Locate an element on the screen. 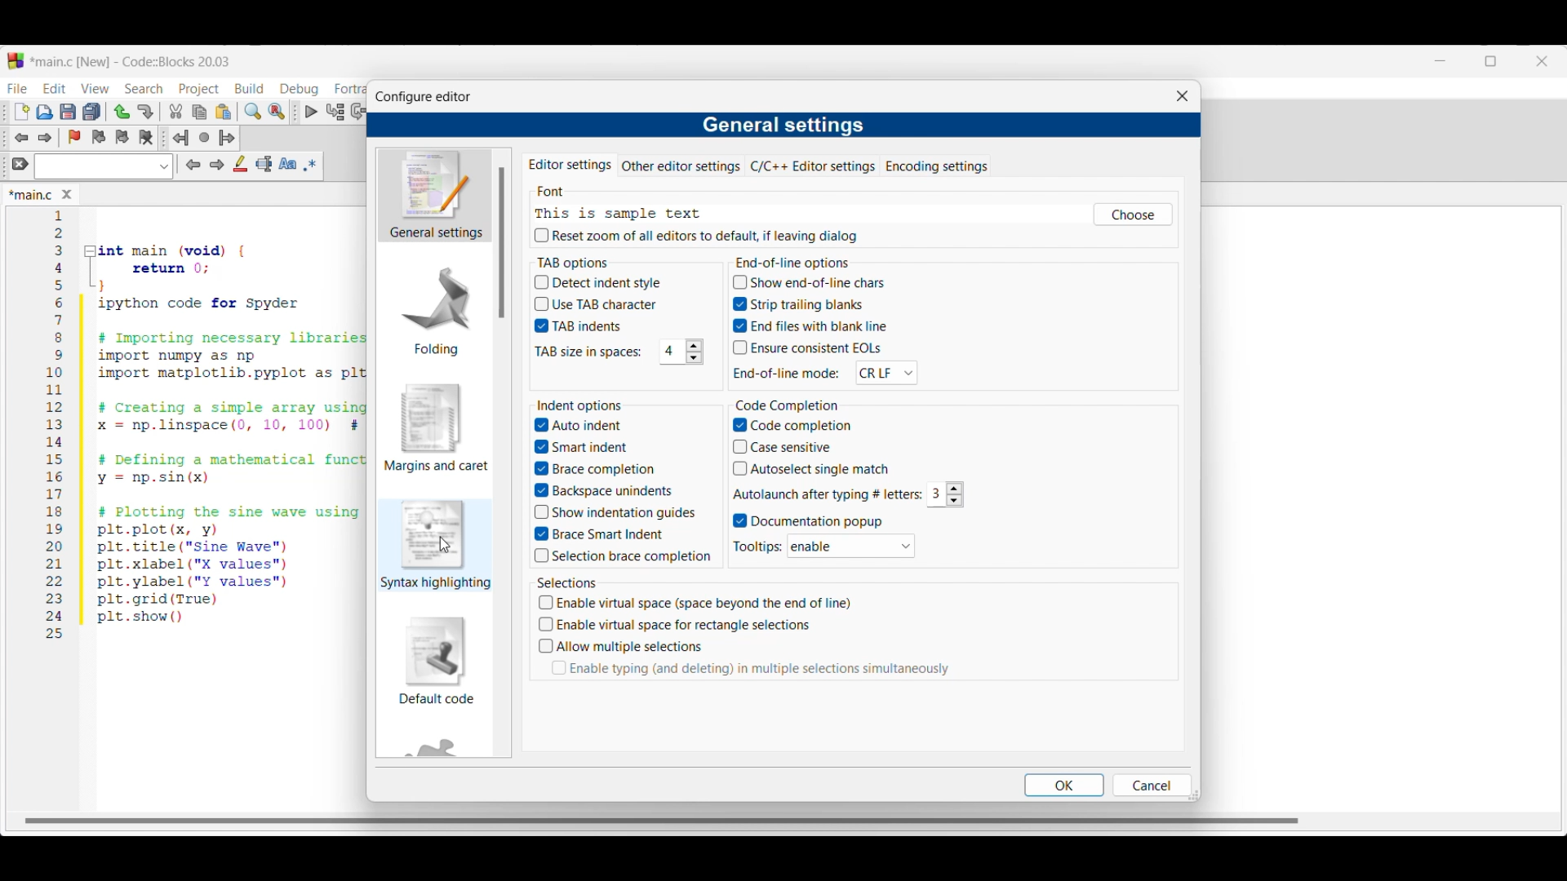 The width and height of the screenshot is (1567, 881). End-of-line options is located at coordinates (818, 260).